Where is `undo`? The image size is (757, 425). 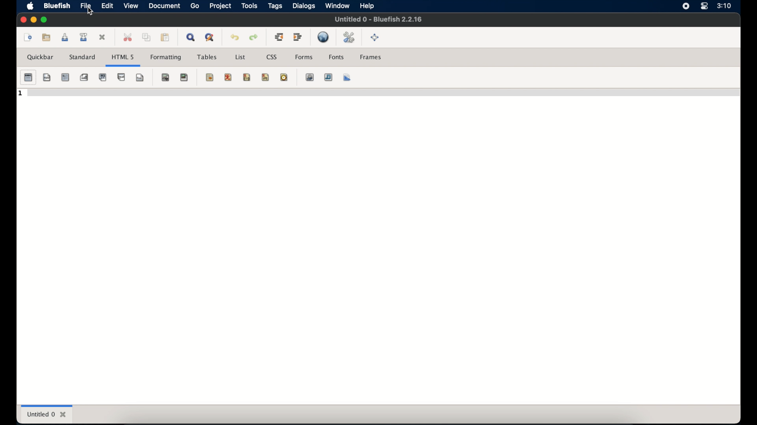
undo is located at coordinates (235, 37).